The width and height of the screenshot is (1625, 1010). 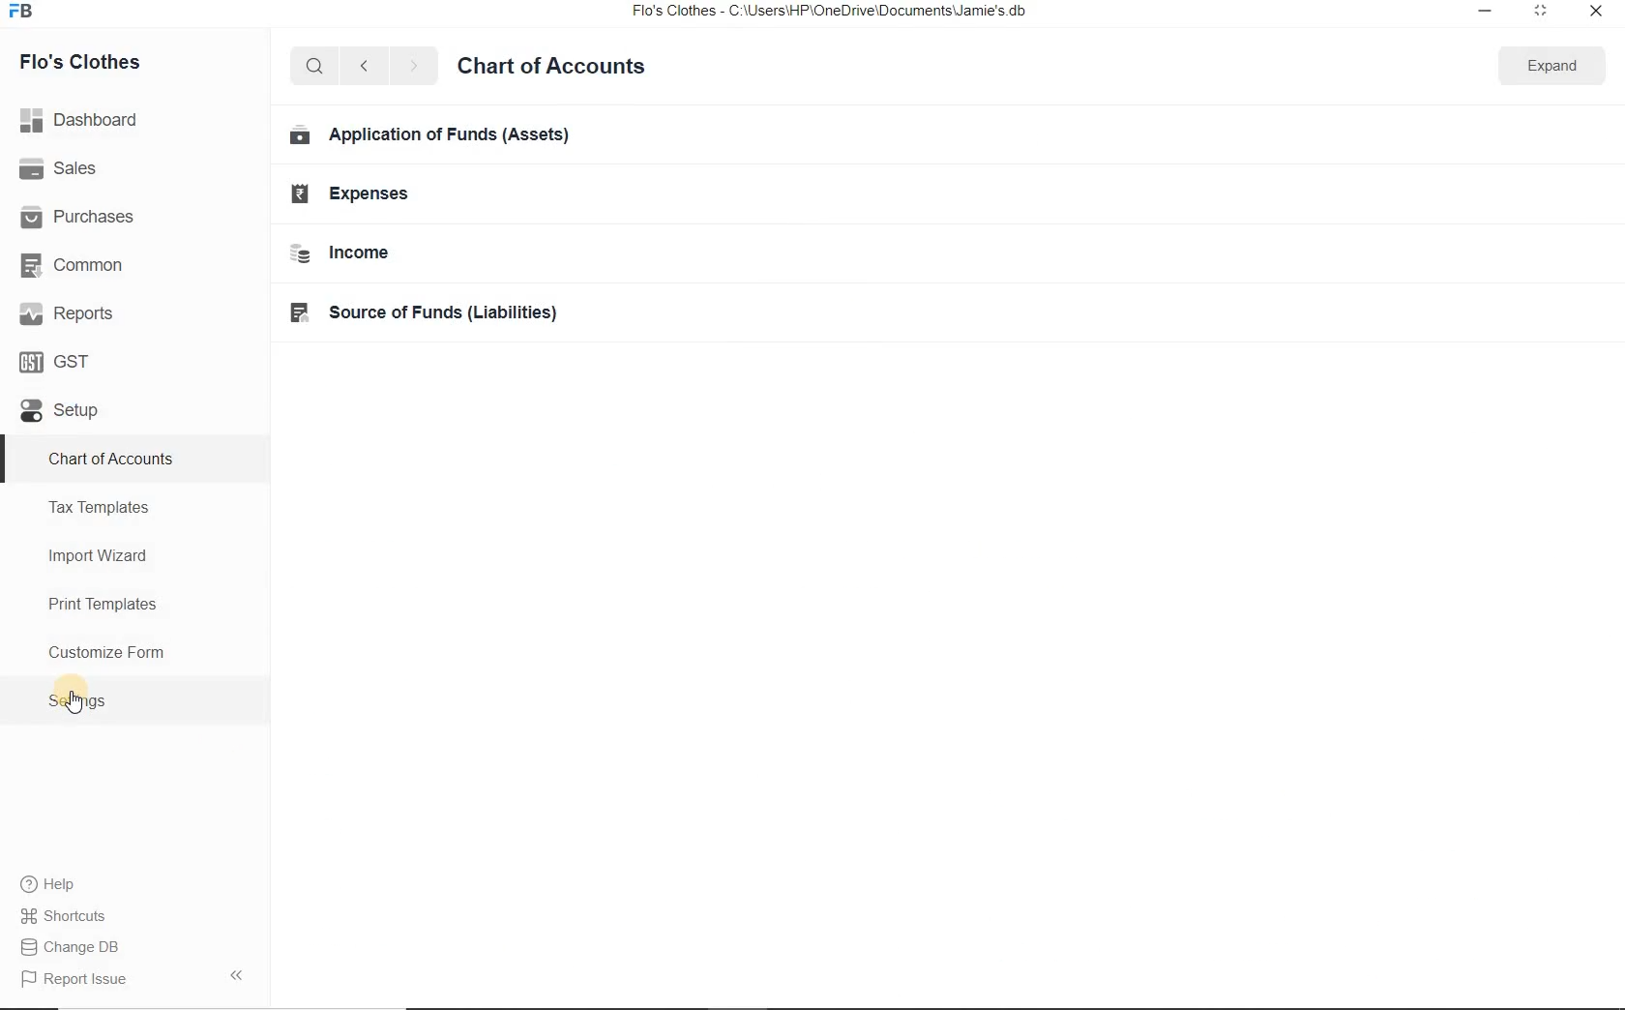 I want to click on Close, so click(x=1593, y=13).